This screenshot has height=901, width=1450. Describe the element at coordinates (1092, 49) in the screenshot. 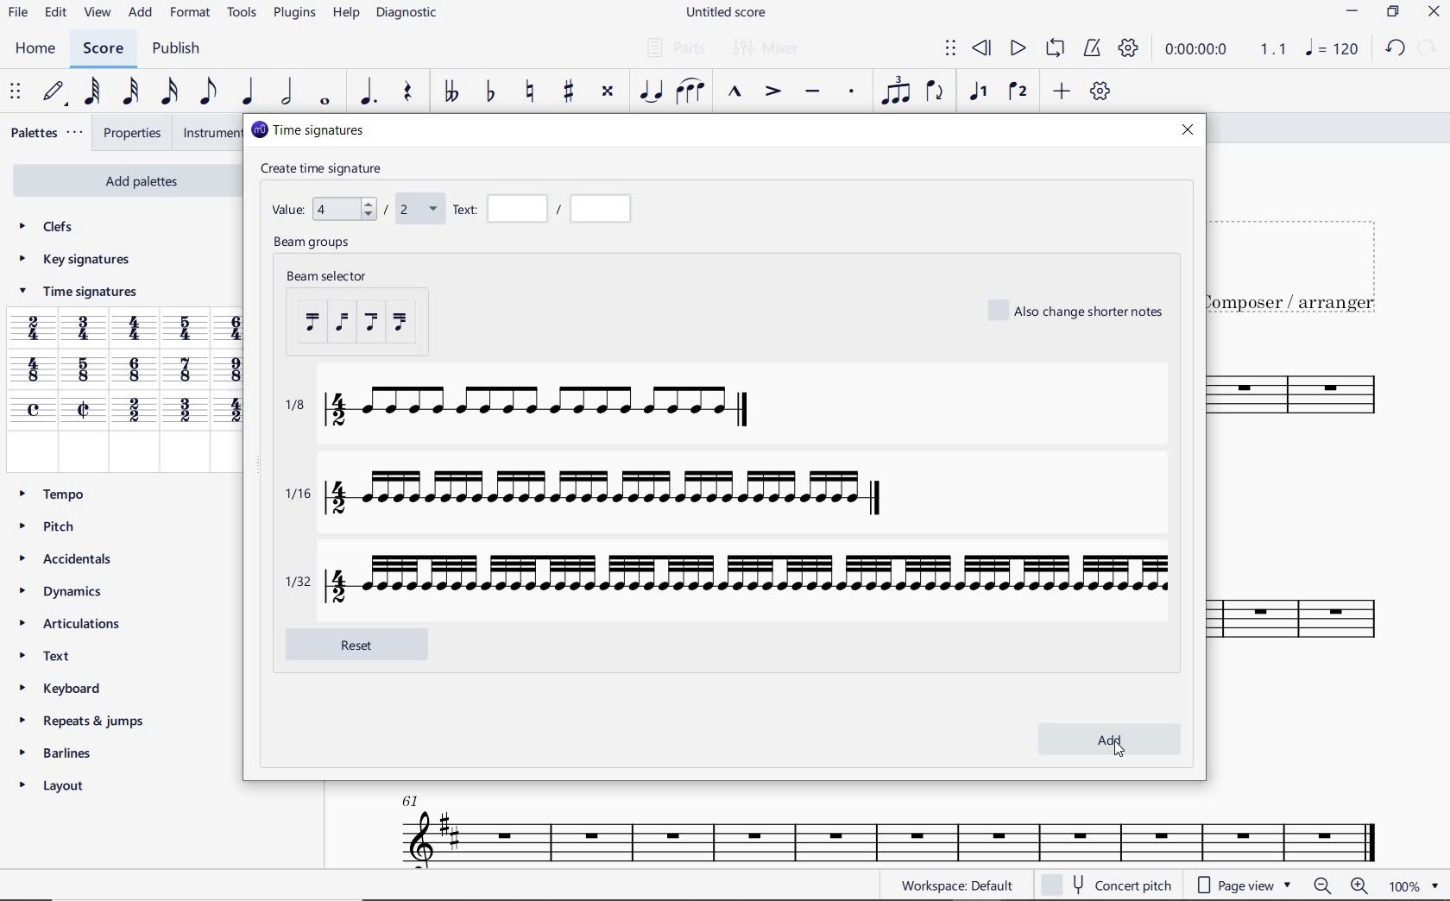

I see `METRONOME` at that location.